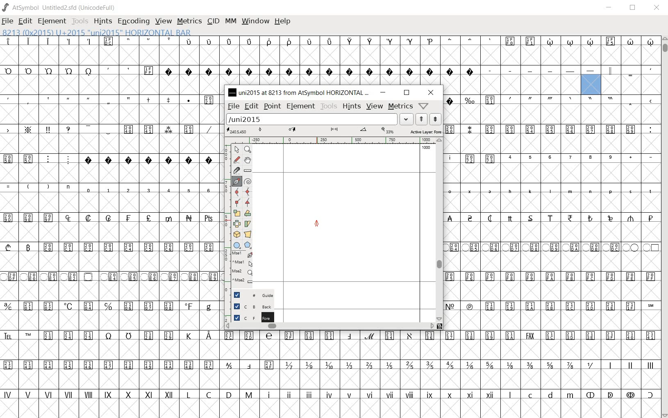 The height and width of the screenshot is (418, 668). I want to click on Foreground, so click(249, 317).